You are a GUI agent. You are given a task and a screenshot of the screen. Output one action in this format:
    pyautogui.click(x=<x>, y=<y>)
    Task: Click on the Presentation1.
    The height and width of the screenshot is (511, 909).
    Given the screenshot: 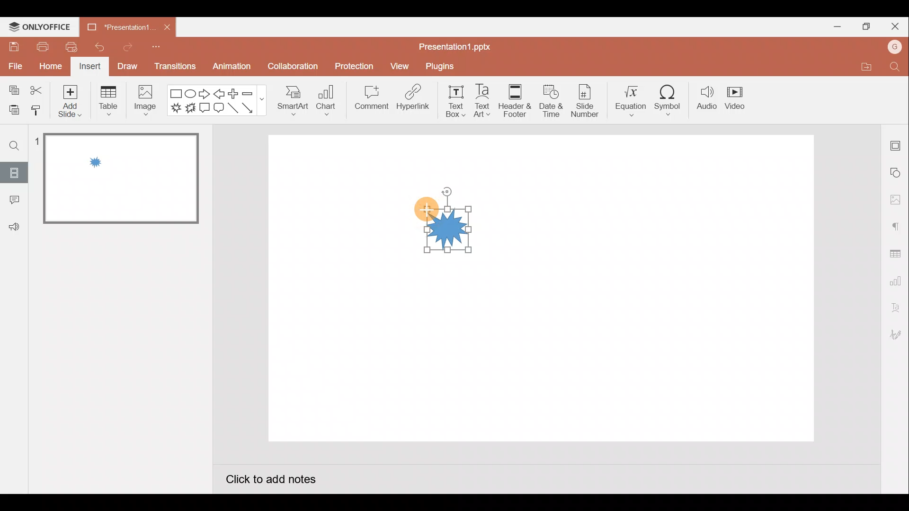 What is the action you would take?
    pyautogui.click(x=118, y=26)
    